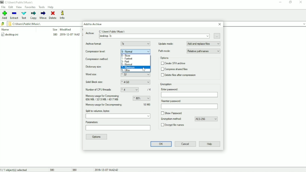 Image resolution: width=306 pixels, height=172 pixels. Describe the element at coordinates (4, 15) in the screenshot. I see `Add` at that location.